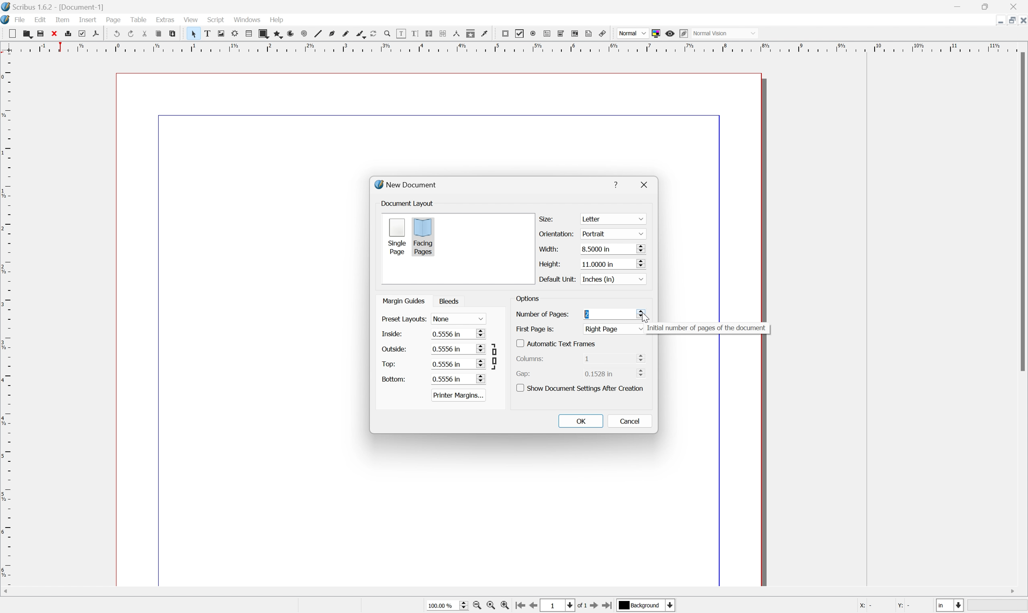 This screenshot has width=1028, height=613. Describe the element at coordinates (558, 234) in the screenshot. I see `orientation:` at that location.